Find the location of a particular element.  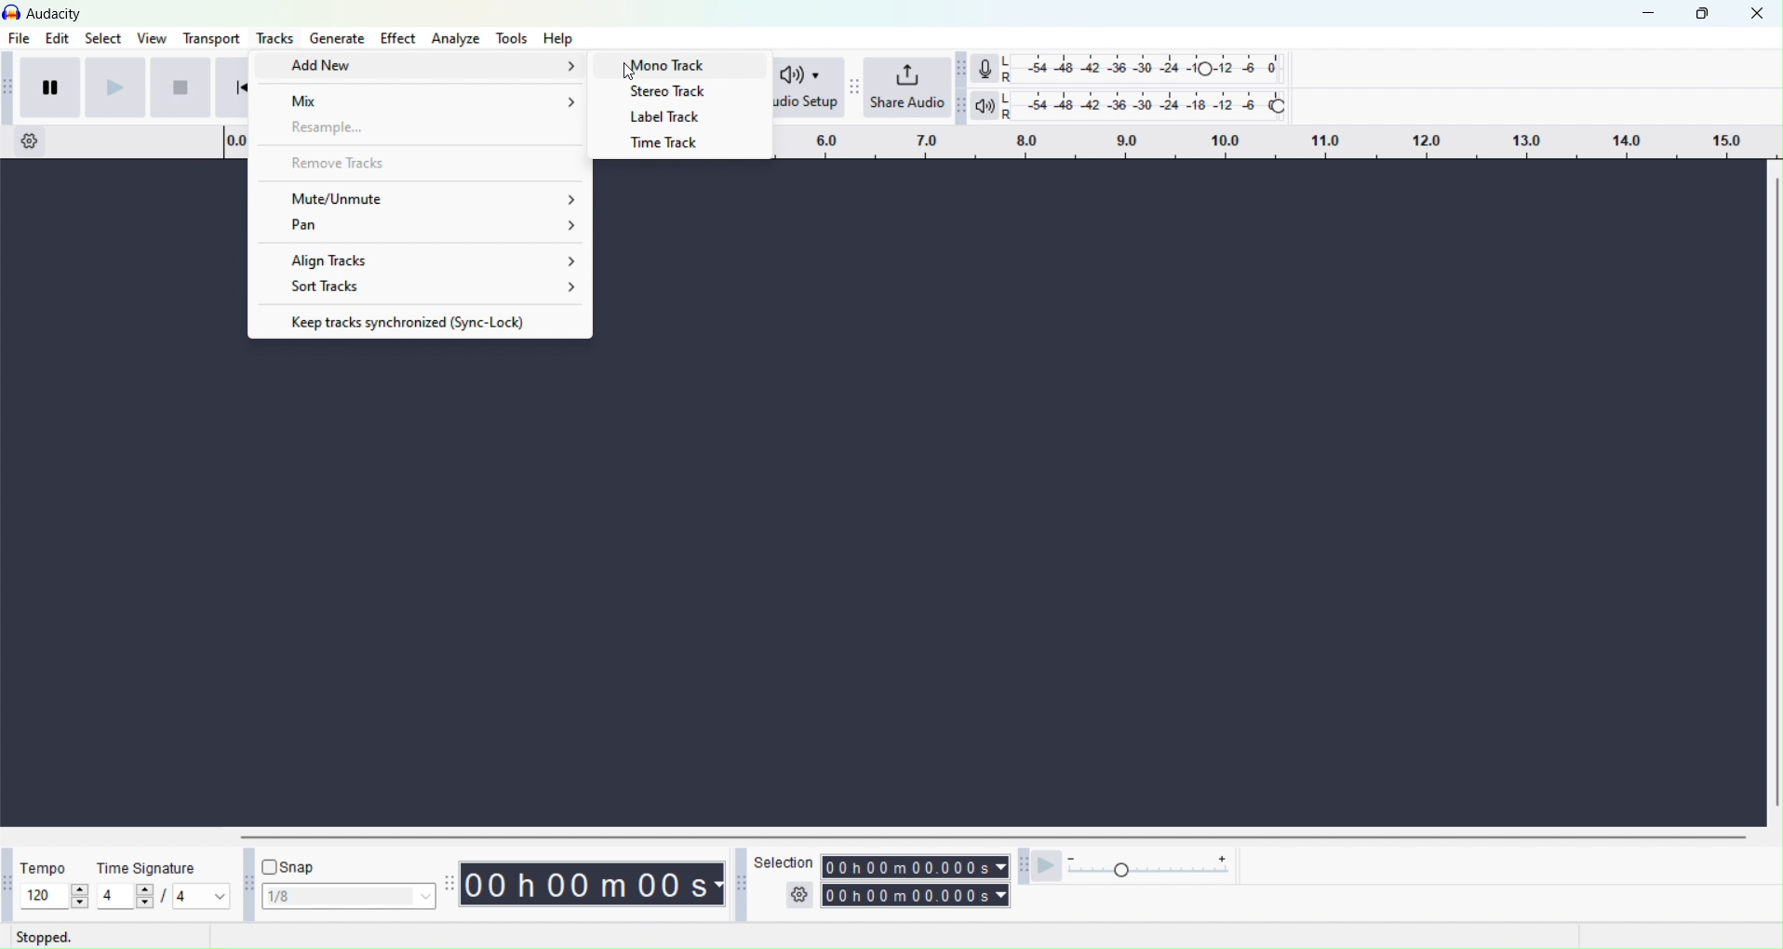

Transport is located at coordinates (214, 38).